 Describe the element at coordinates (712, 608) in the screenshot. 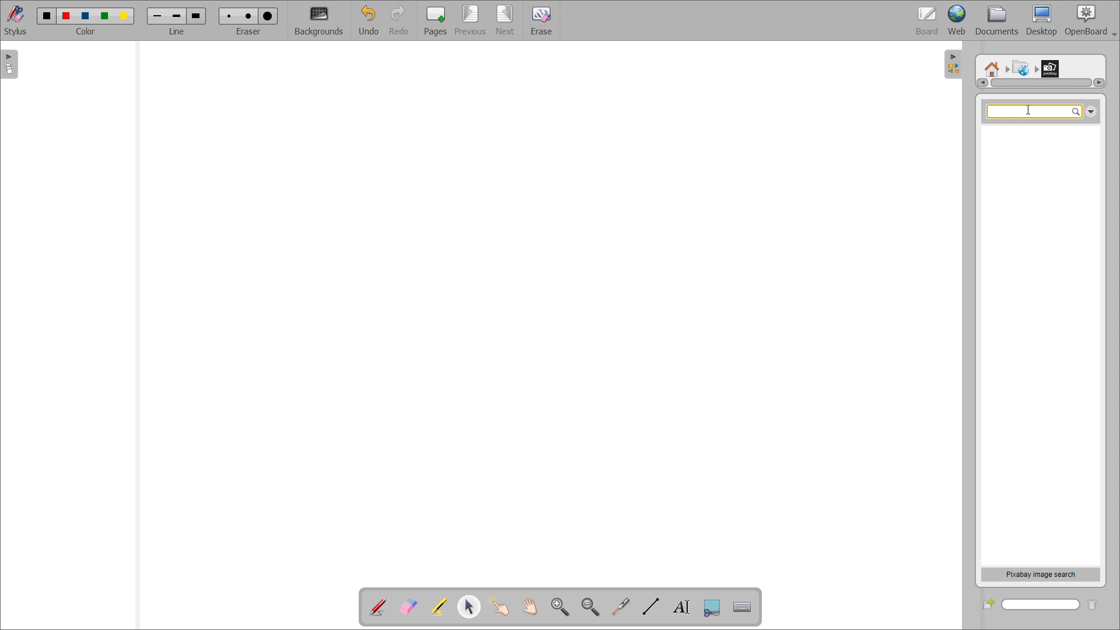

I see `` at that location.